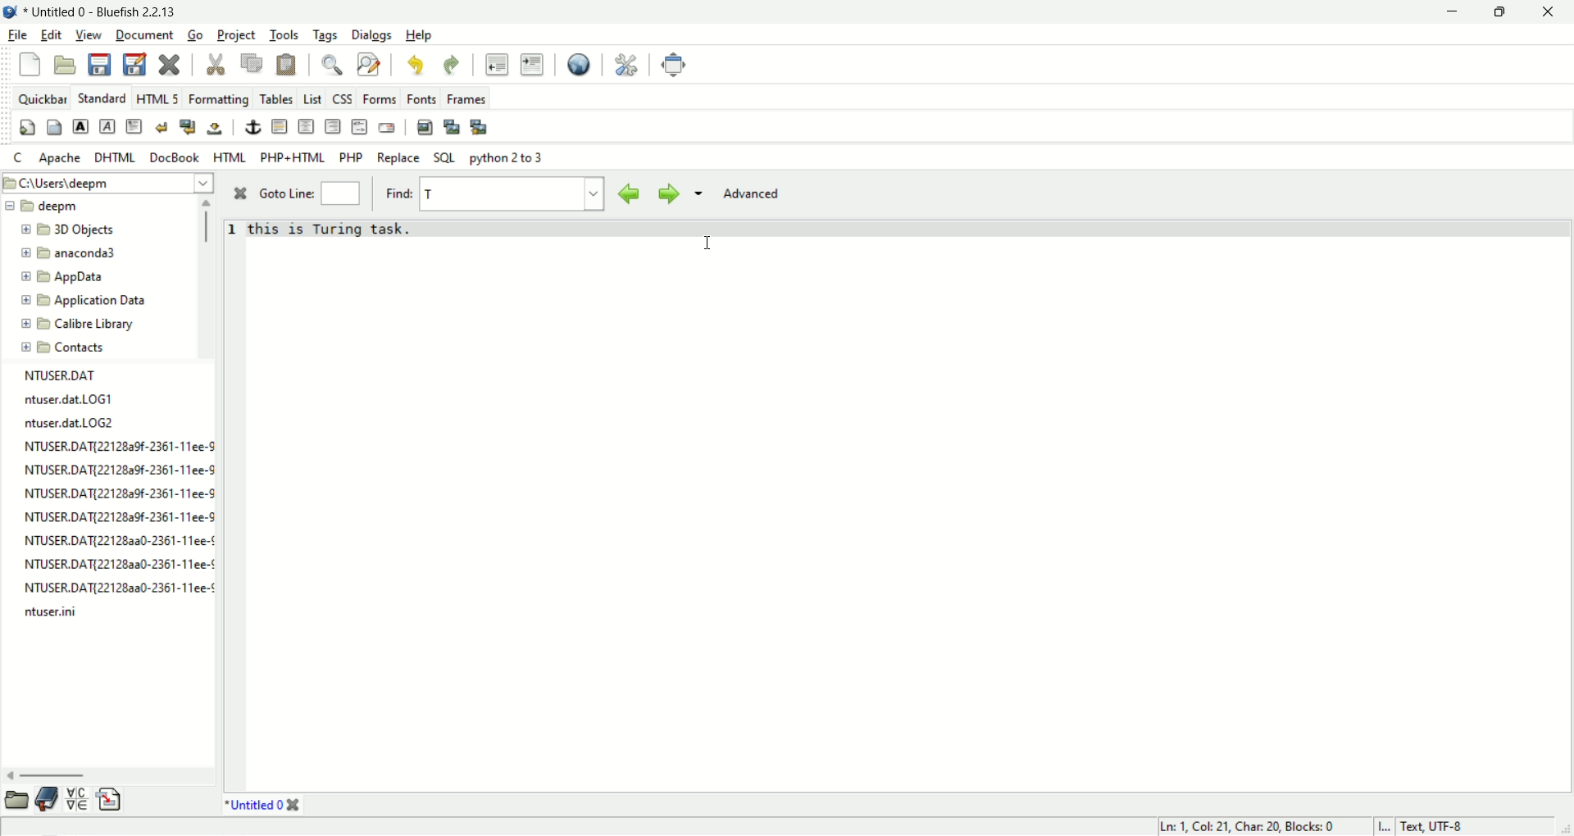  I want to click on redo, so click(448, 64).